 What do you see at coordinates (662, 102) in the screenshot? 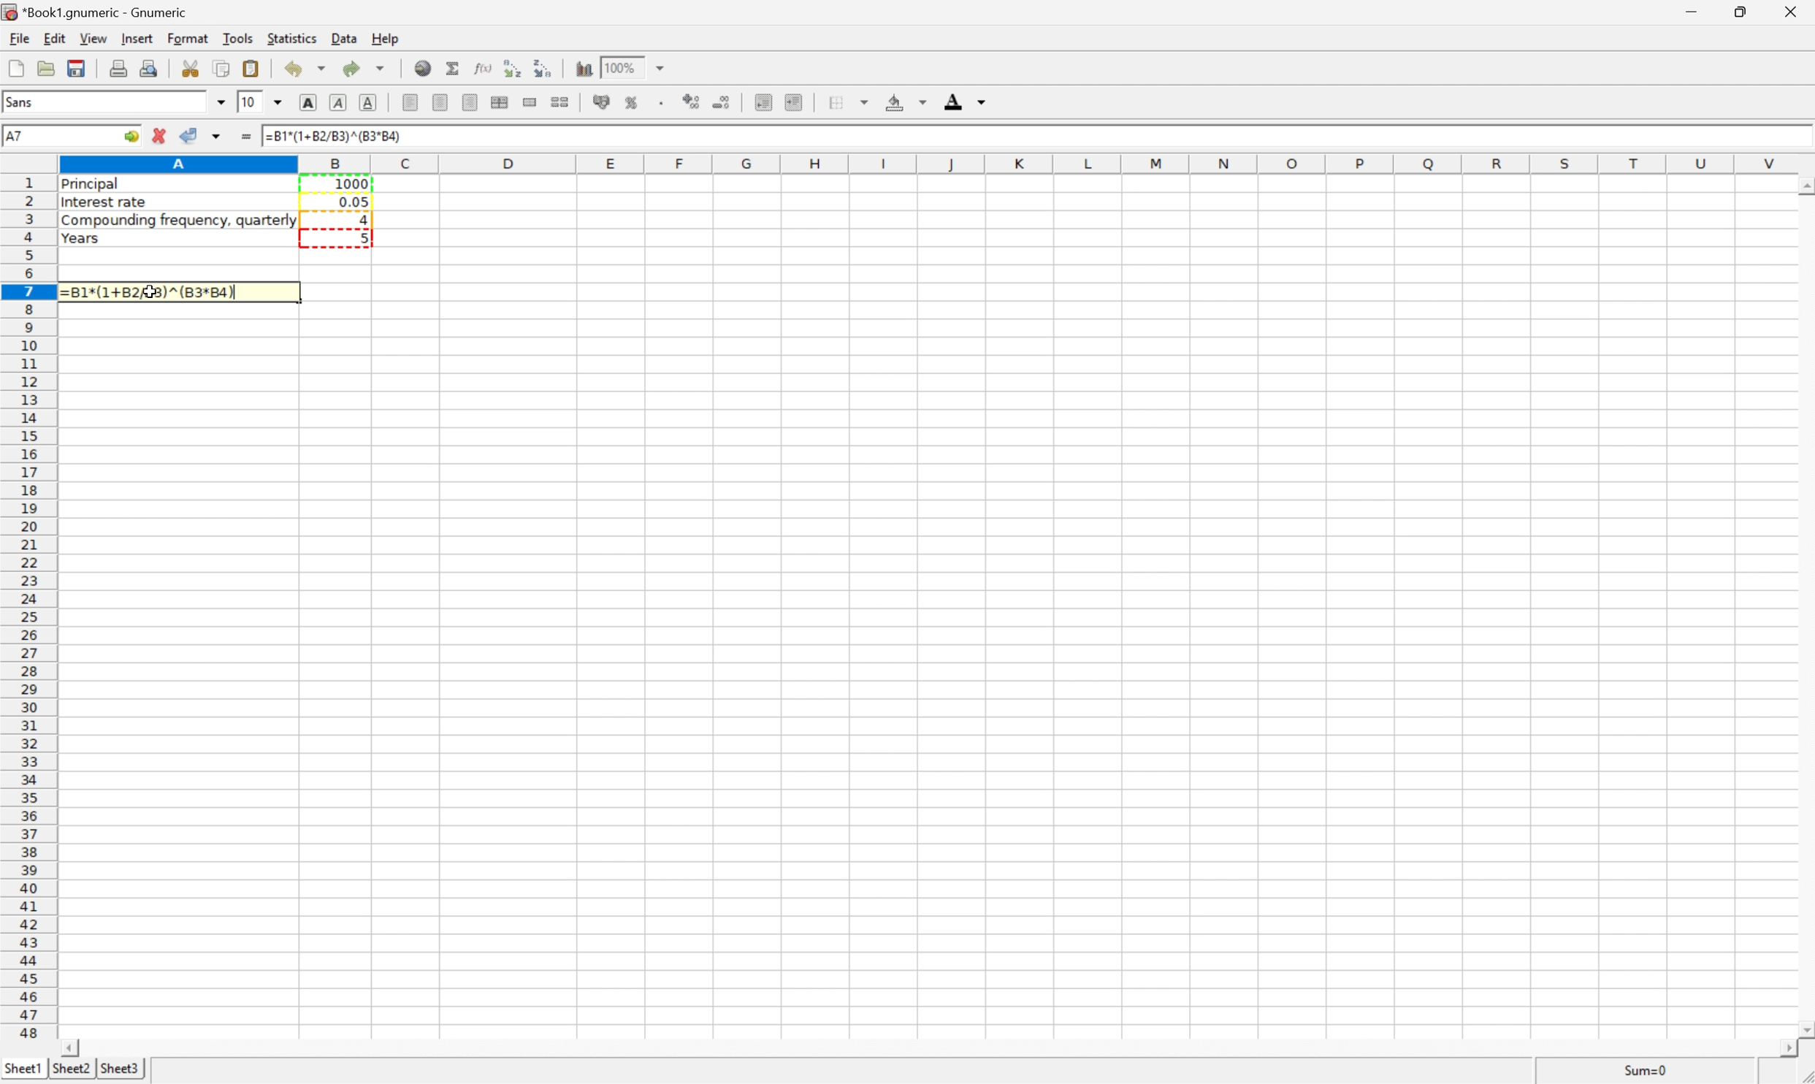
I see `Set the format of the selected cells to include a thousands separator` at bounding box center [662, 102].